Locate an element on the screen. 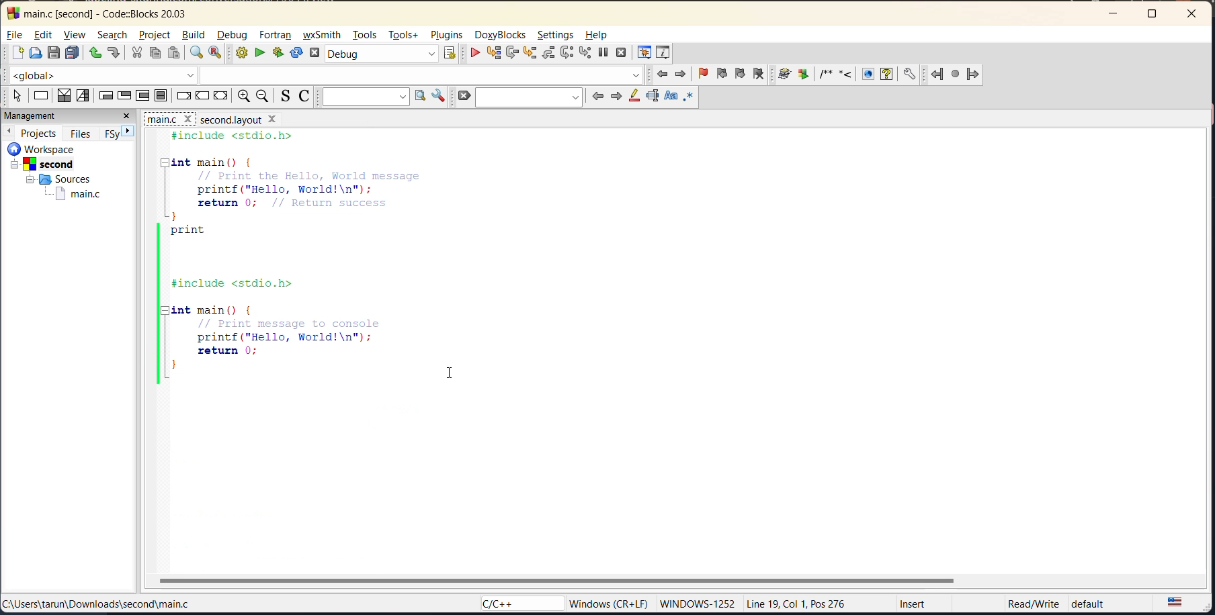 Image resolution: width=1215 pixels, height=615 pixels. settings is located at coordinates (556, 35).